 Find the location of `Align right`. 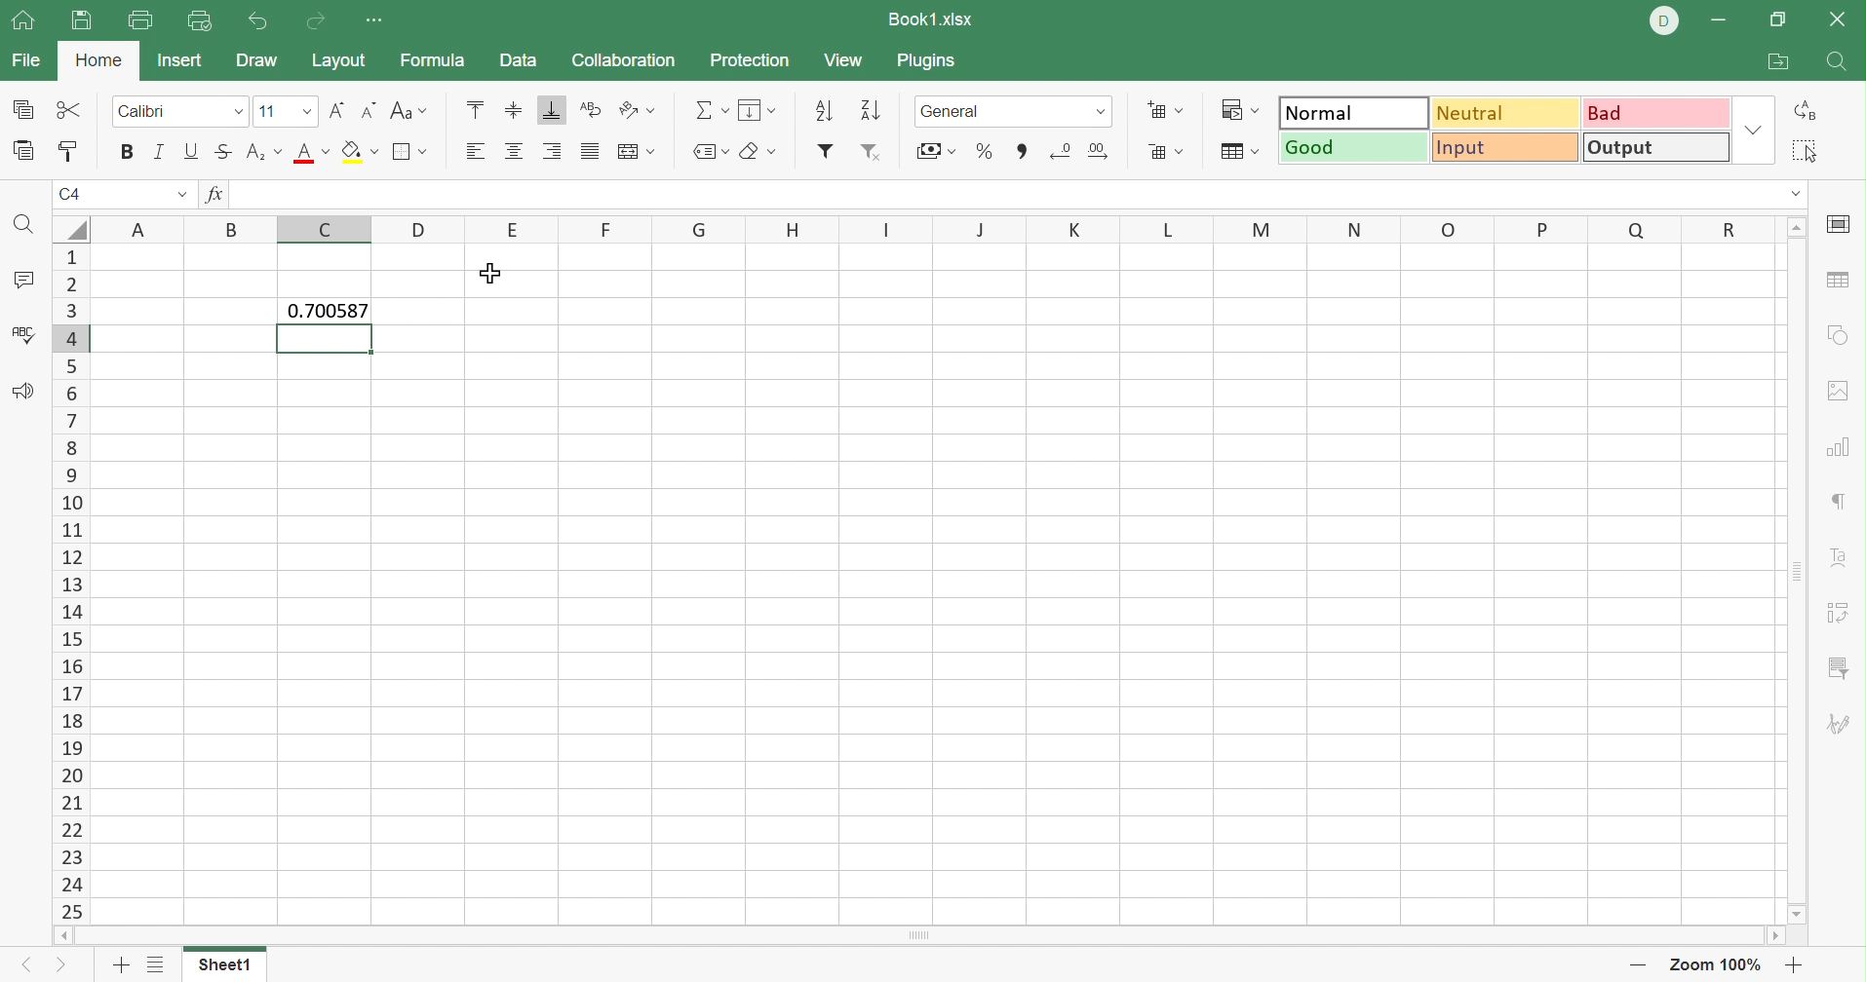

Align right is located at coordinates (551, 150).